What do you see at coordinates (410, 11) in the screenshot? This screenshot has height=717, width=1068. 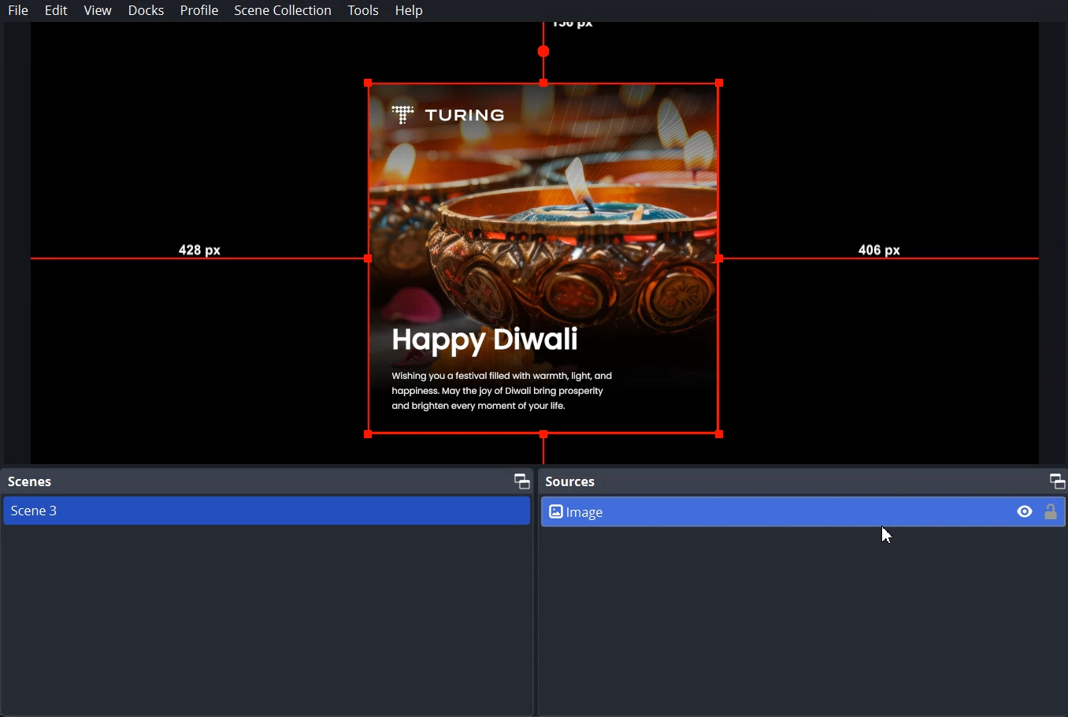 I see `Help` at bounding box center [410, 11].